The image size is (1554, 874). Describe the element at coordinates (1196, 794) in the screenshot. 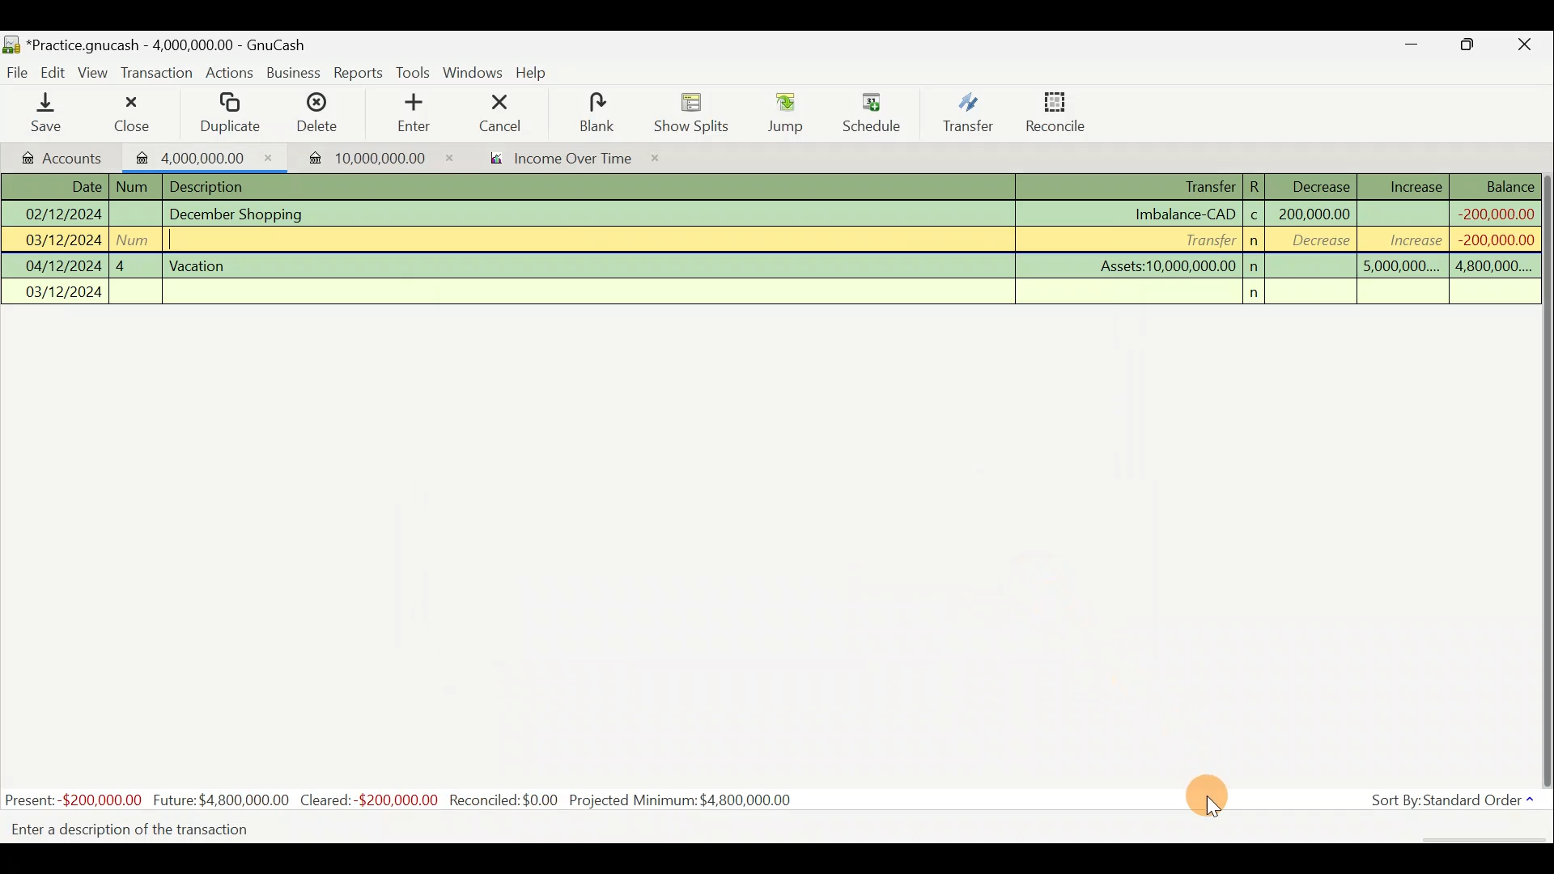

I see `Cursor` at that location.